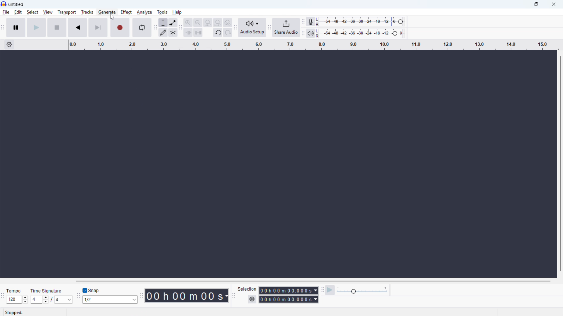  What do you see at coordinates (16, 27) in the screenshot?
I see `Pause ` at bounding box center [16, 27].